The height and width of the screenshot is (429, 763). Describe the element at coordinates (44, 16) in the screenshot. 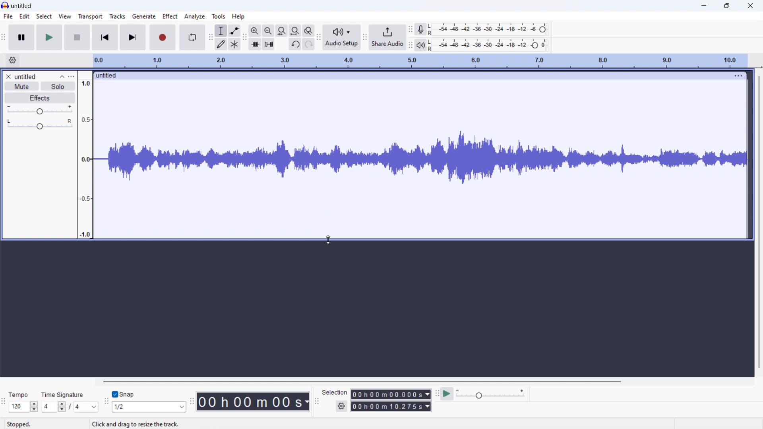

I see `select` at that location.